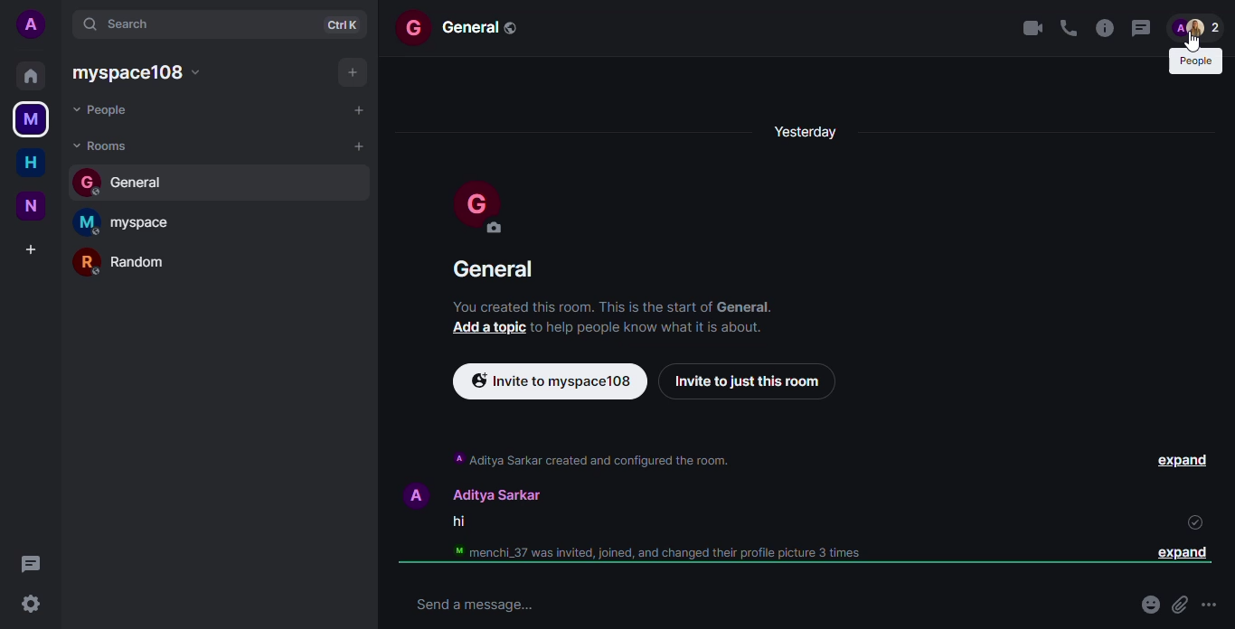  What do you see at coordinates (347, 22) in the screenshot?
I see `ctrl+k` at bounding box center [347, 22].